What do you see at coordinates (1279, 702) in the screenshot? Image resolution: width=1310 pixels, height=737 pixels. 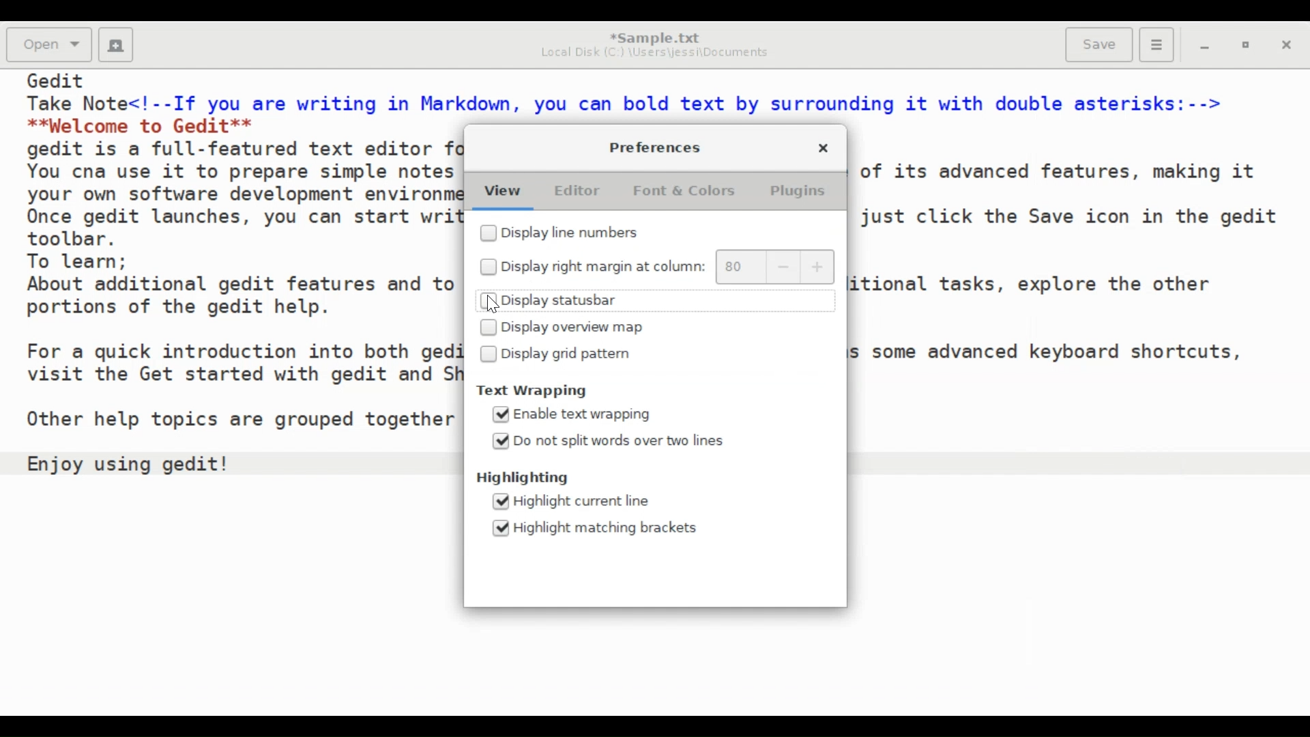 I see `Insert Mode (INS)` at bounding box center [1279, 702].